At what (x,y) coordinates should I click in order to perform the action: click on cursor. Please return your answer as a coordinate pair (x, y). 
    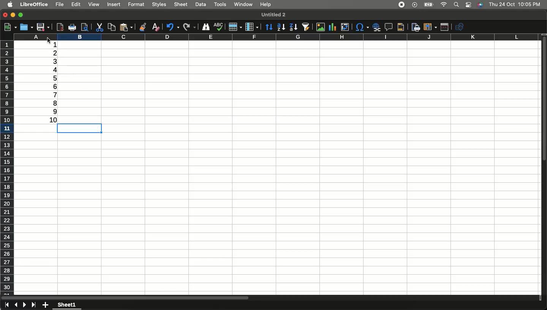
    Looking at the image, I should click on (49, 41).